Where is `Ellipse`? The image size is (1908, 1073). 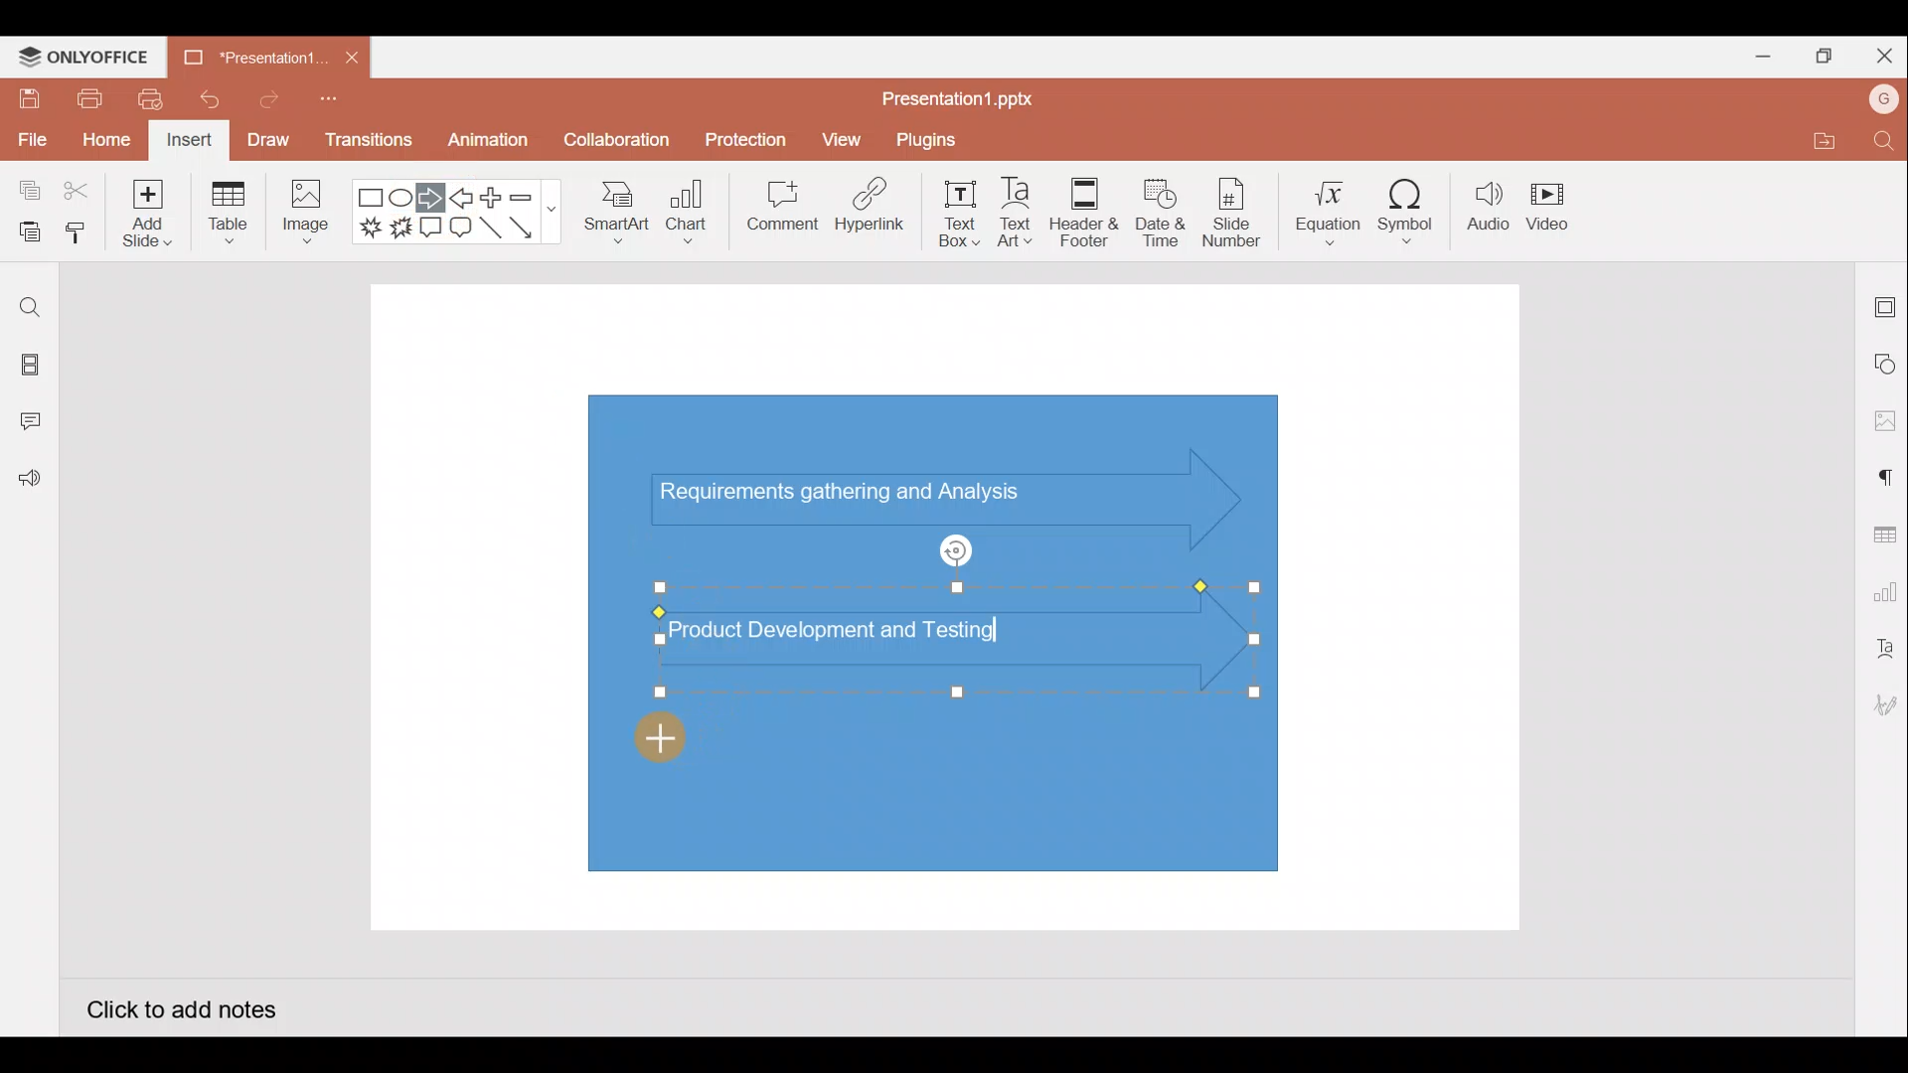 Ellipse is located at coordinates (403, 198).